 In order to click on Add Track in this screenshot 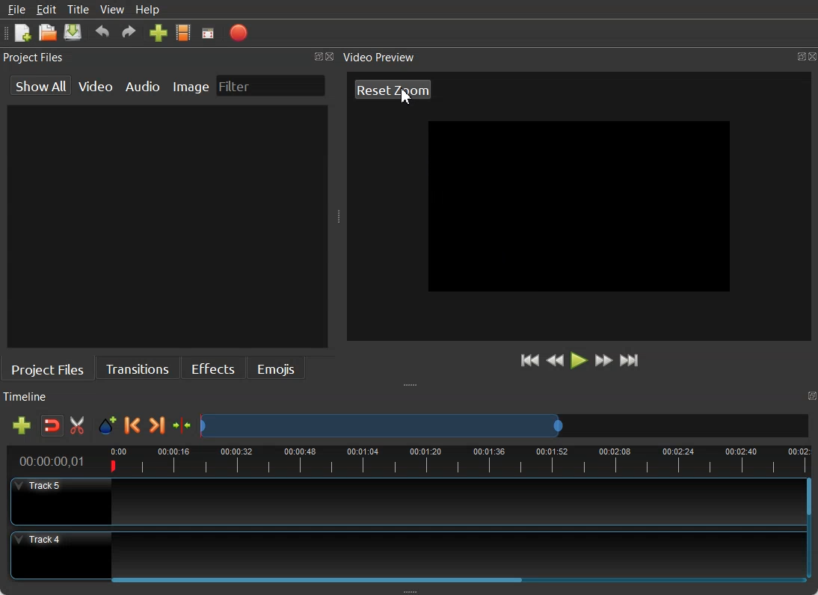, I will do `click(22, 425)`.